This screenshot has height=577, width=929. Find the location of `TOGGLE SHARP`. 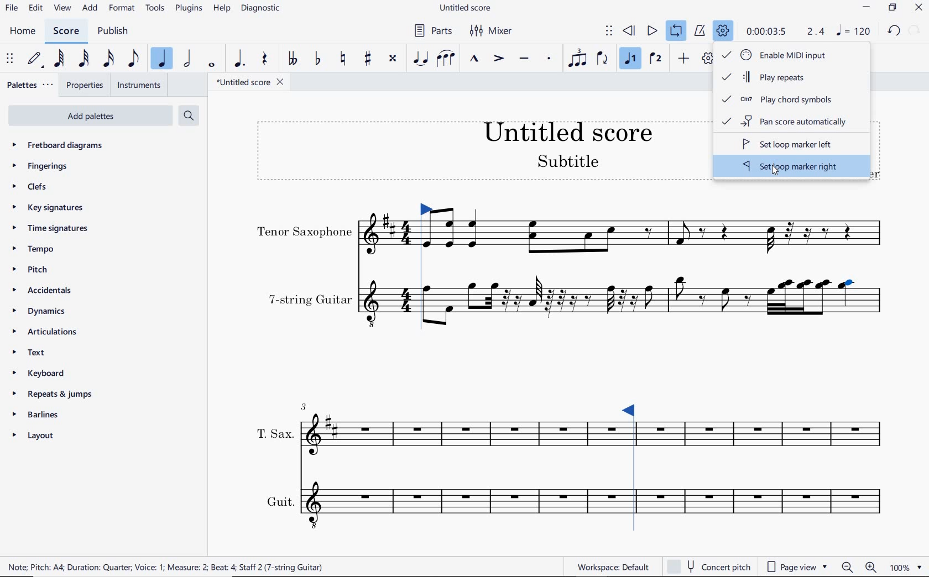

TOGGLE SHARP is located at coordinates (368, 58).